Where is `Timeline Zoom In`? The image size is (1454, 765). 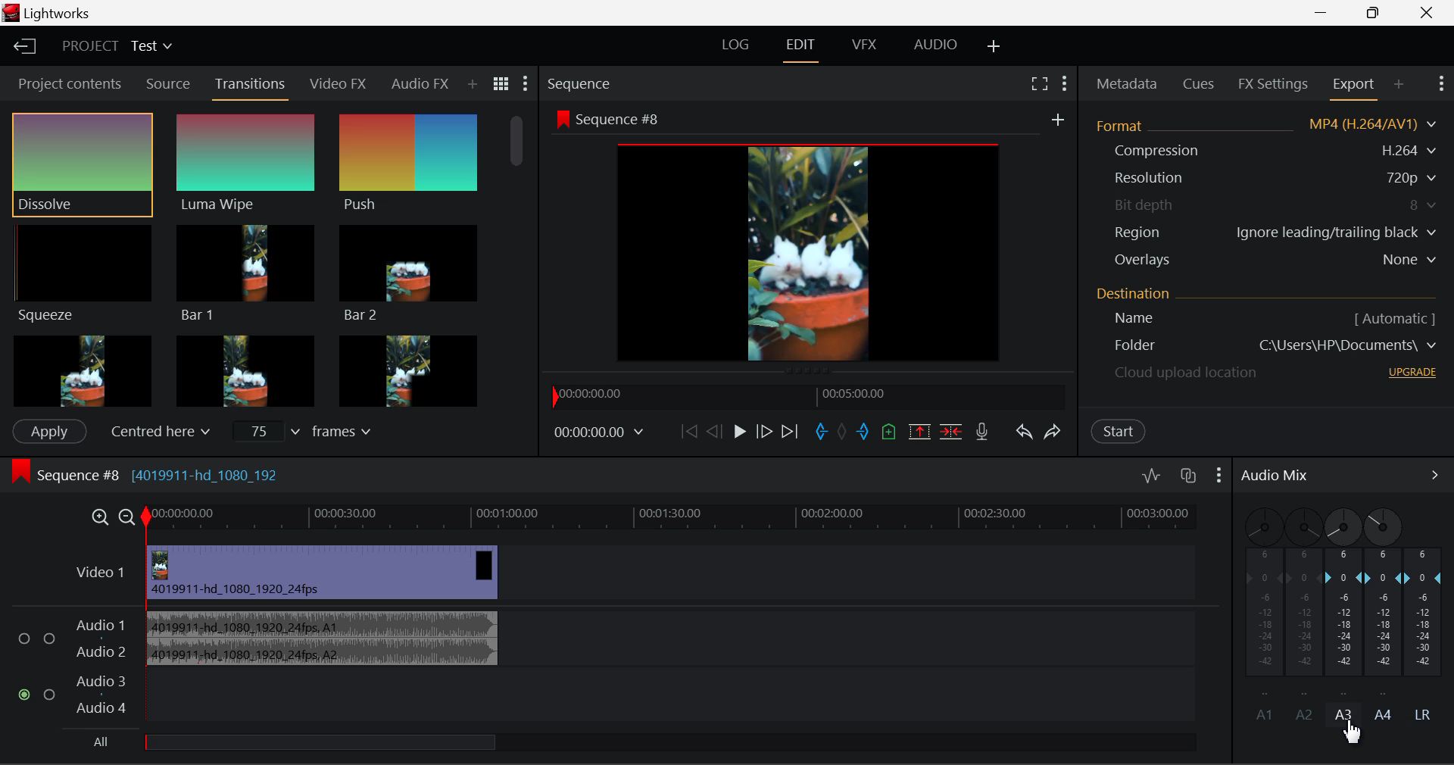 Timeline Zoom In is located at coordinates (99, 518).